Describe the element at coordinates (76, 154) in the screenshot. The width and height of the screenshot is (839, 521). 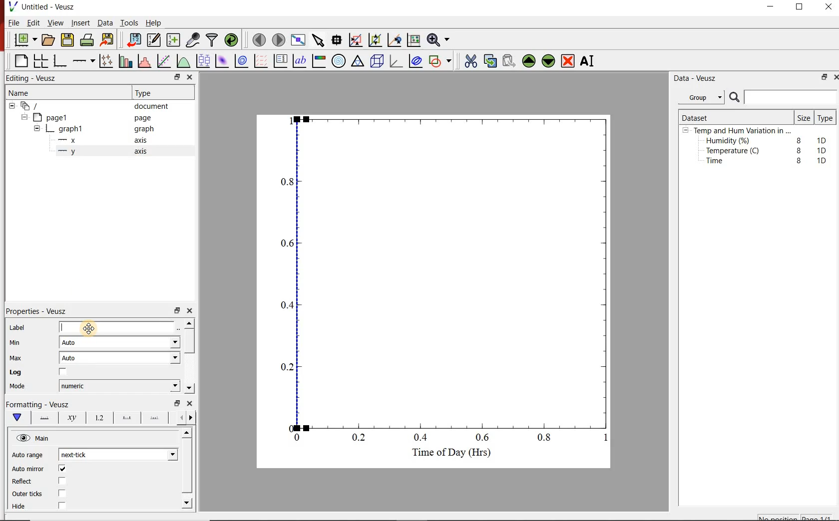
I see `y` at that location.